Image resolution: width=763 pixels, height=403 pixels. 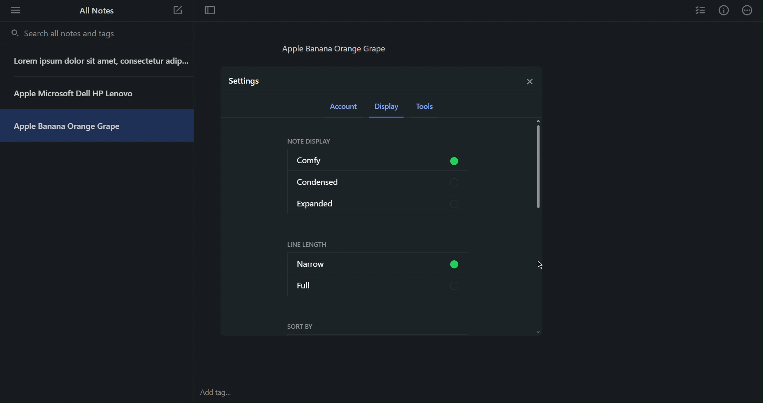 I want to click on button, so click(x=458, y=264).